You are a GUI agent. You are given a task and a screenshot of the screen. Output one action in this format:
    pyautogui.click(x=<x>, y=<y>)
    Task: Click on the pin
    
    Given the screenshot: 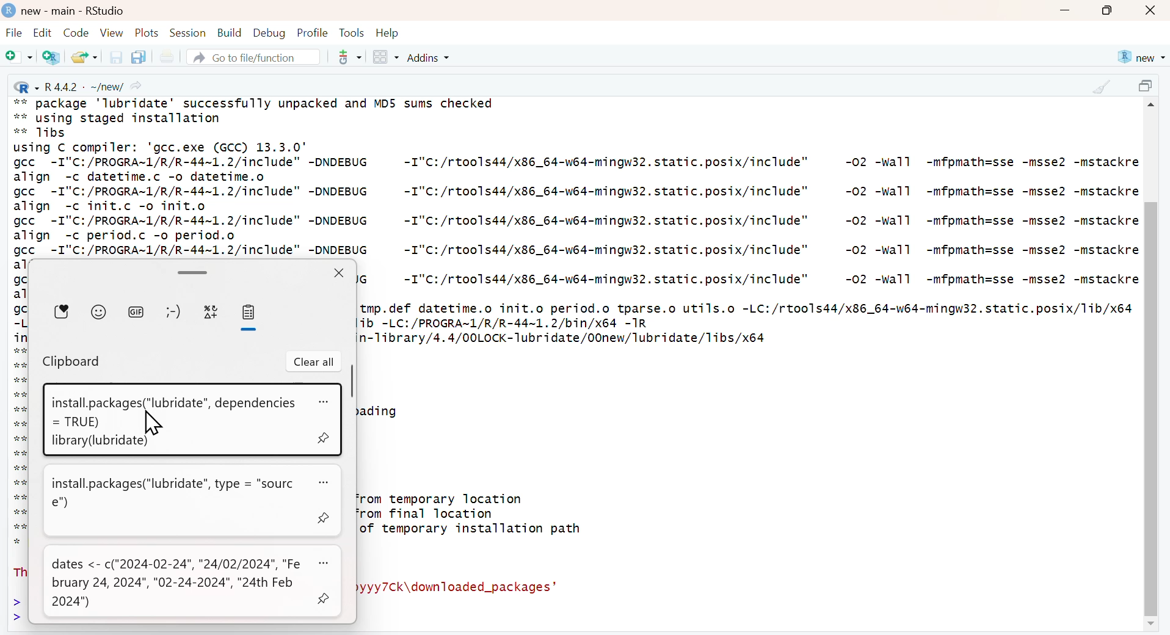 What is the action you would take?
    pyautogui.click(x=324, y=597)
    